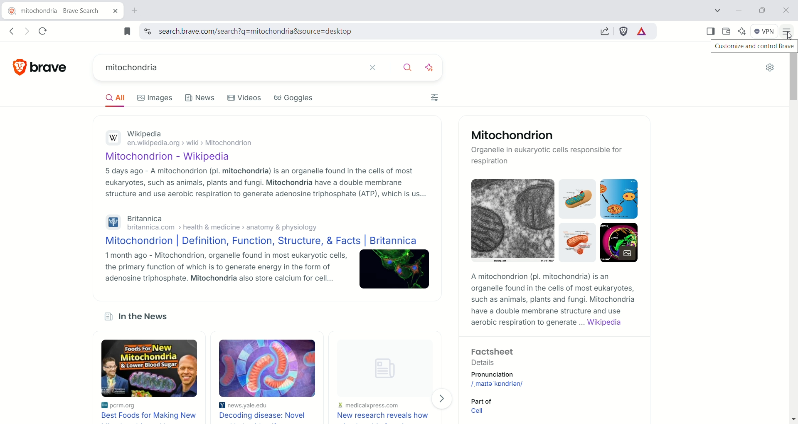 This screenshot has width=798, height=424. Describe the element at coordinates (110, 99) in the screenshot. I see `AIl` at that location.